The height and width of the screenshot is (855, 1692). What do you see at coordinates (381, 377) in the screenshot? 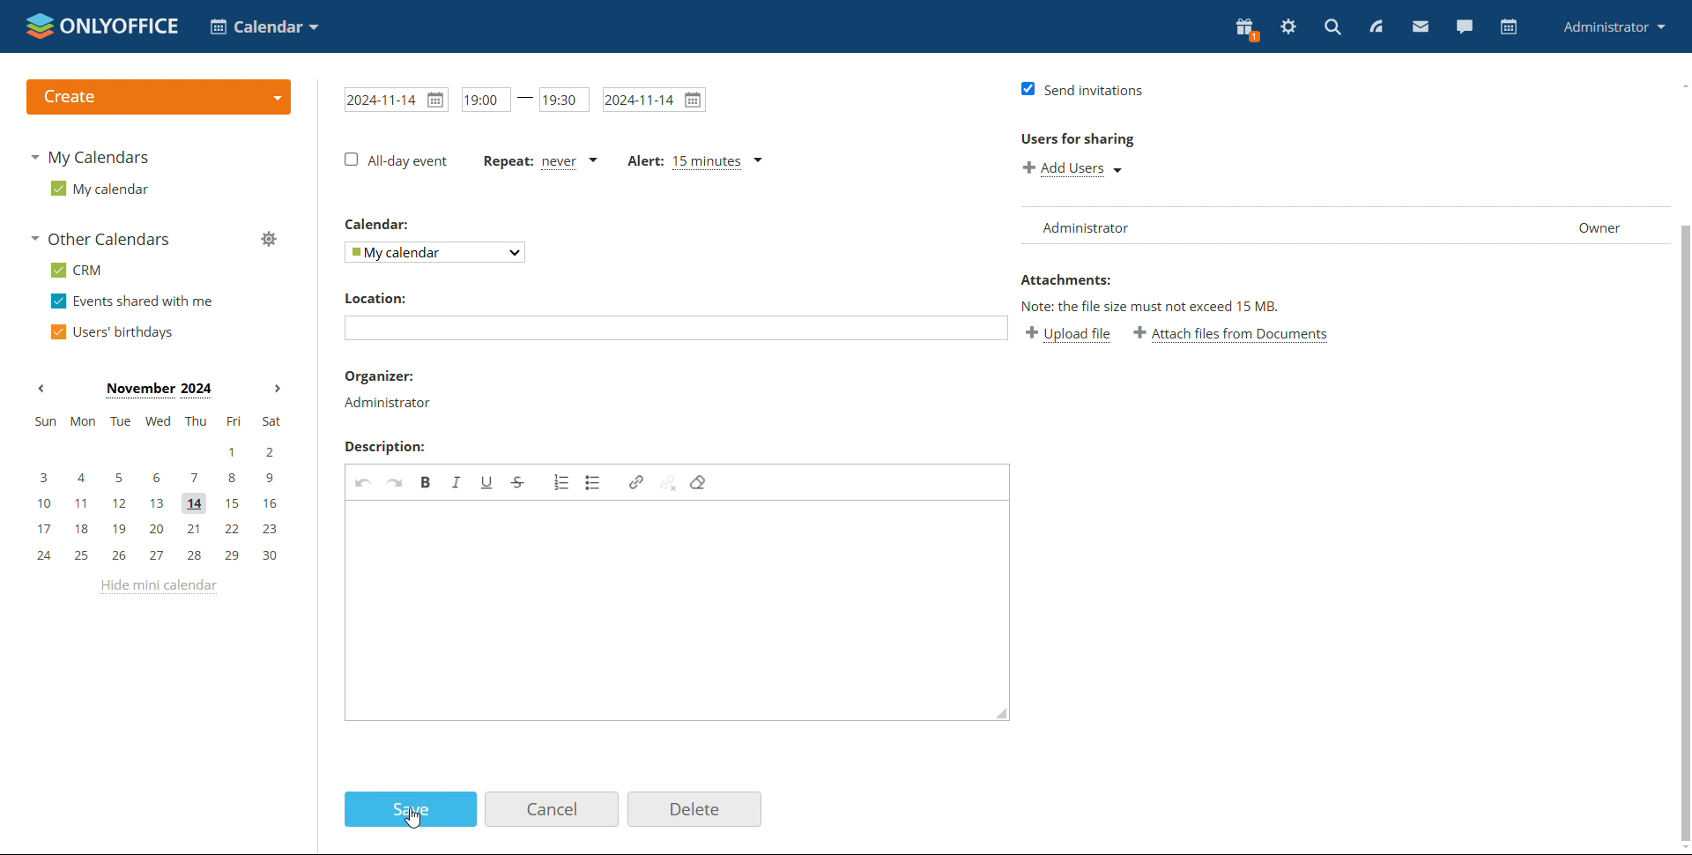
I see `organizer` at bounding box center [381, 377].